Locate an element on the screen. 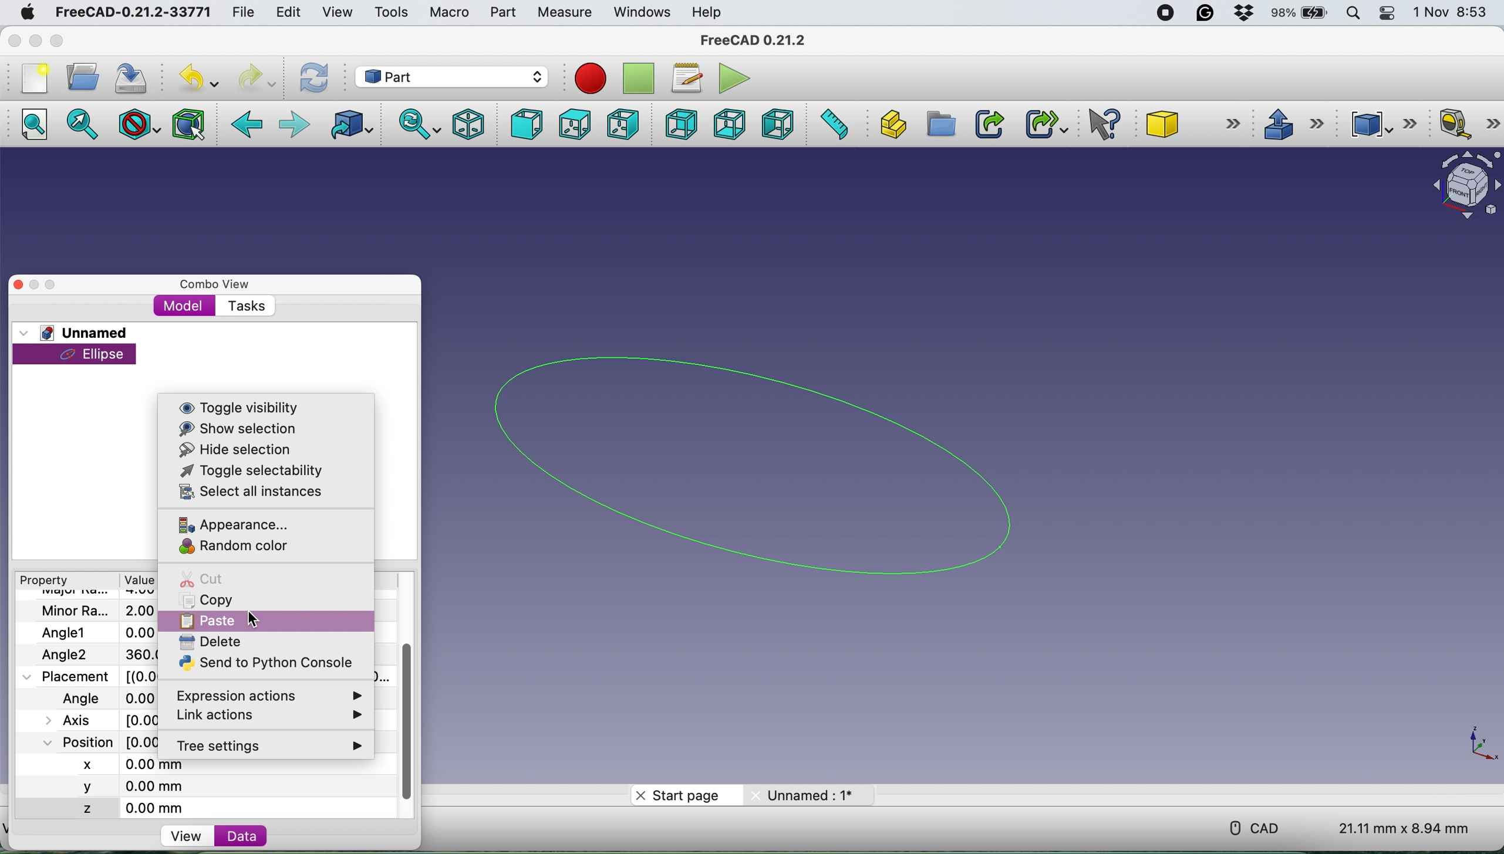  left is located at coordinates (777, 124).